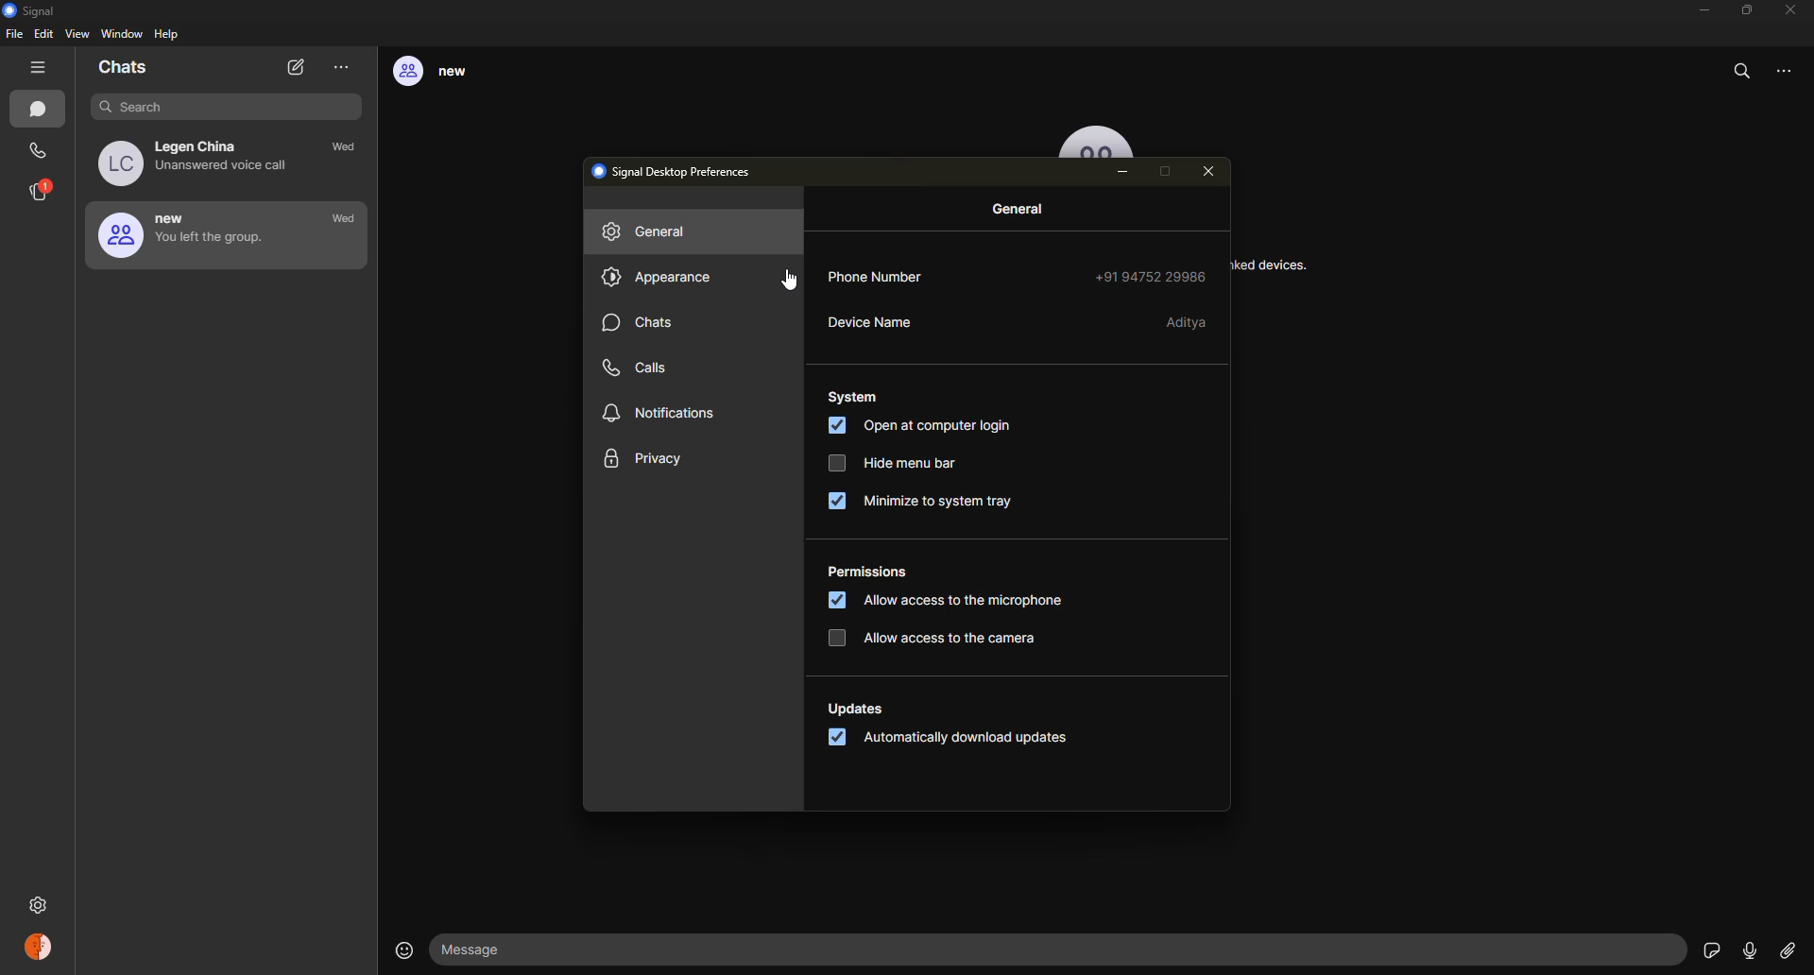 The image size is (1814, 975). Describe the element at coordinates (168, 36) in the screenshot. I see `help` at that location.